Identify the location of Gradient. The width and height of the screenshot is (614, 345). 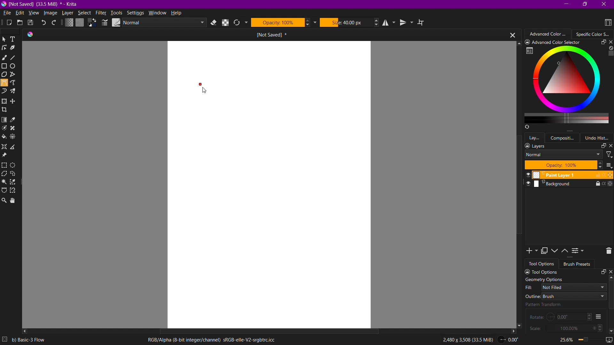
(4, 120).